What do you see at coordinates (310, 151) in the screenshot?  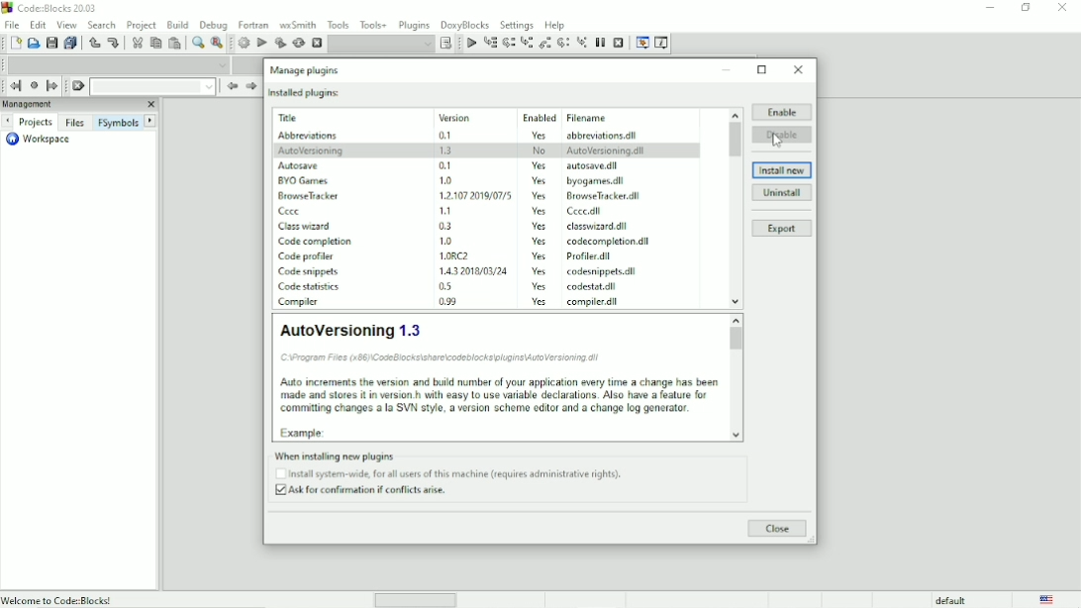 I see `AutoVersioning` at bounding box center [310, 151].